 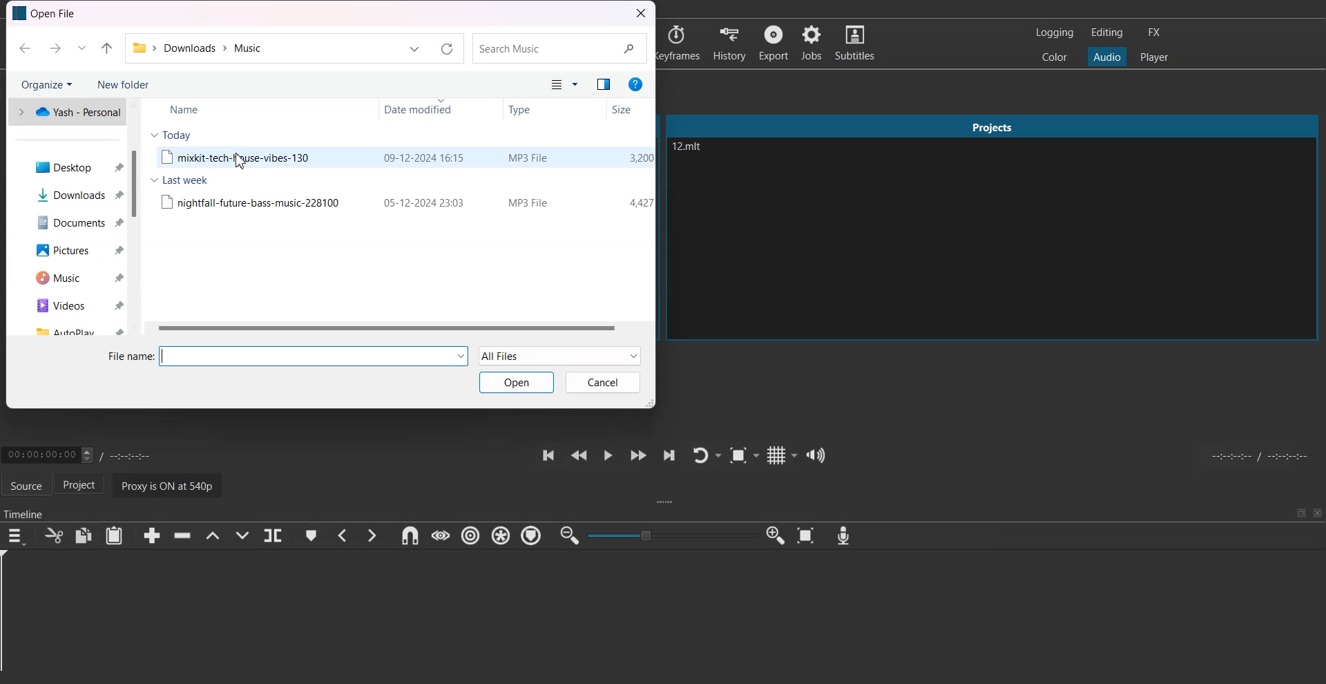 I want to click on Export, so click(x=774, y=42).